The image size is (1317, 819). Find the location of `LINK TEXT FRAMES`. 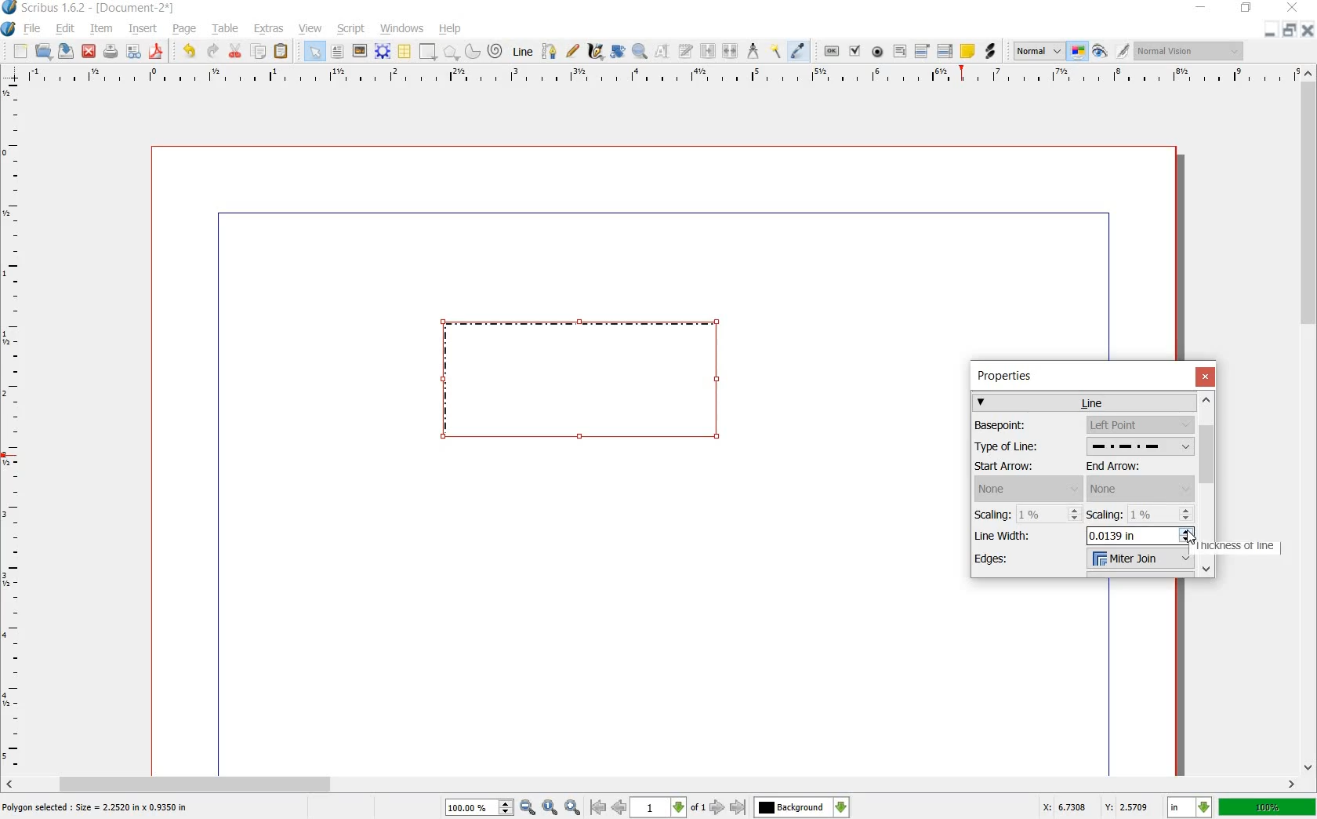

LINK TEXT FRAMES is located at coordinates (708, 52).